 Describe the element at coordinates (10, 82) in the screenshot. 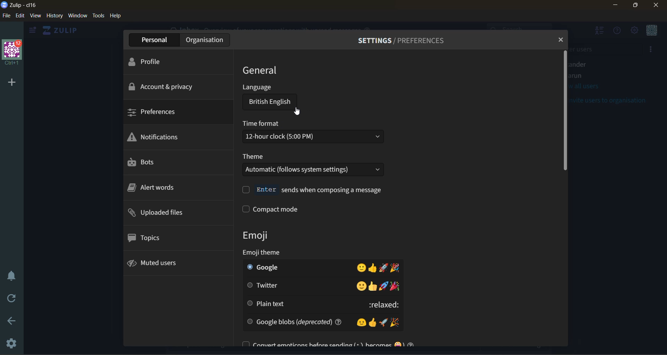

I see `add organisation` at that location.